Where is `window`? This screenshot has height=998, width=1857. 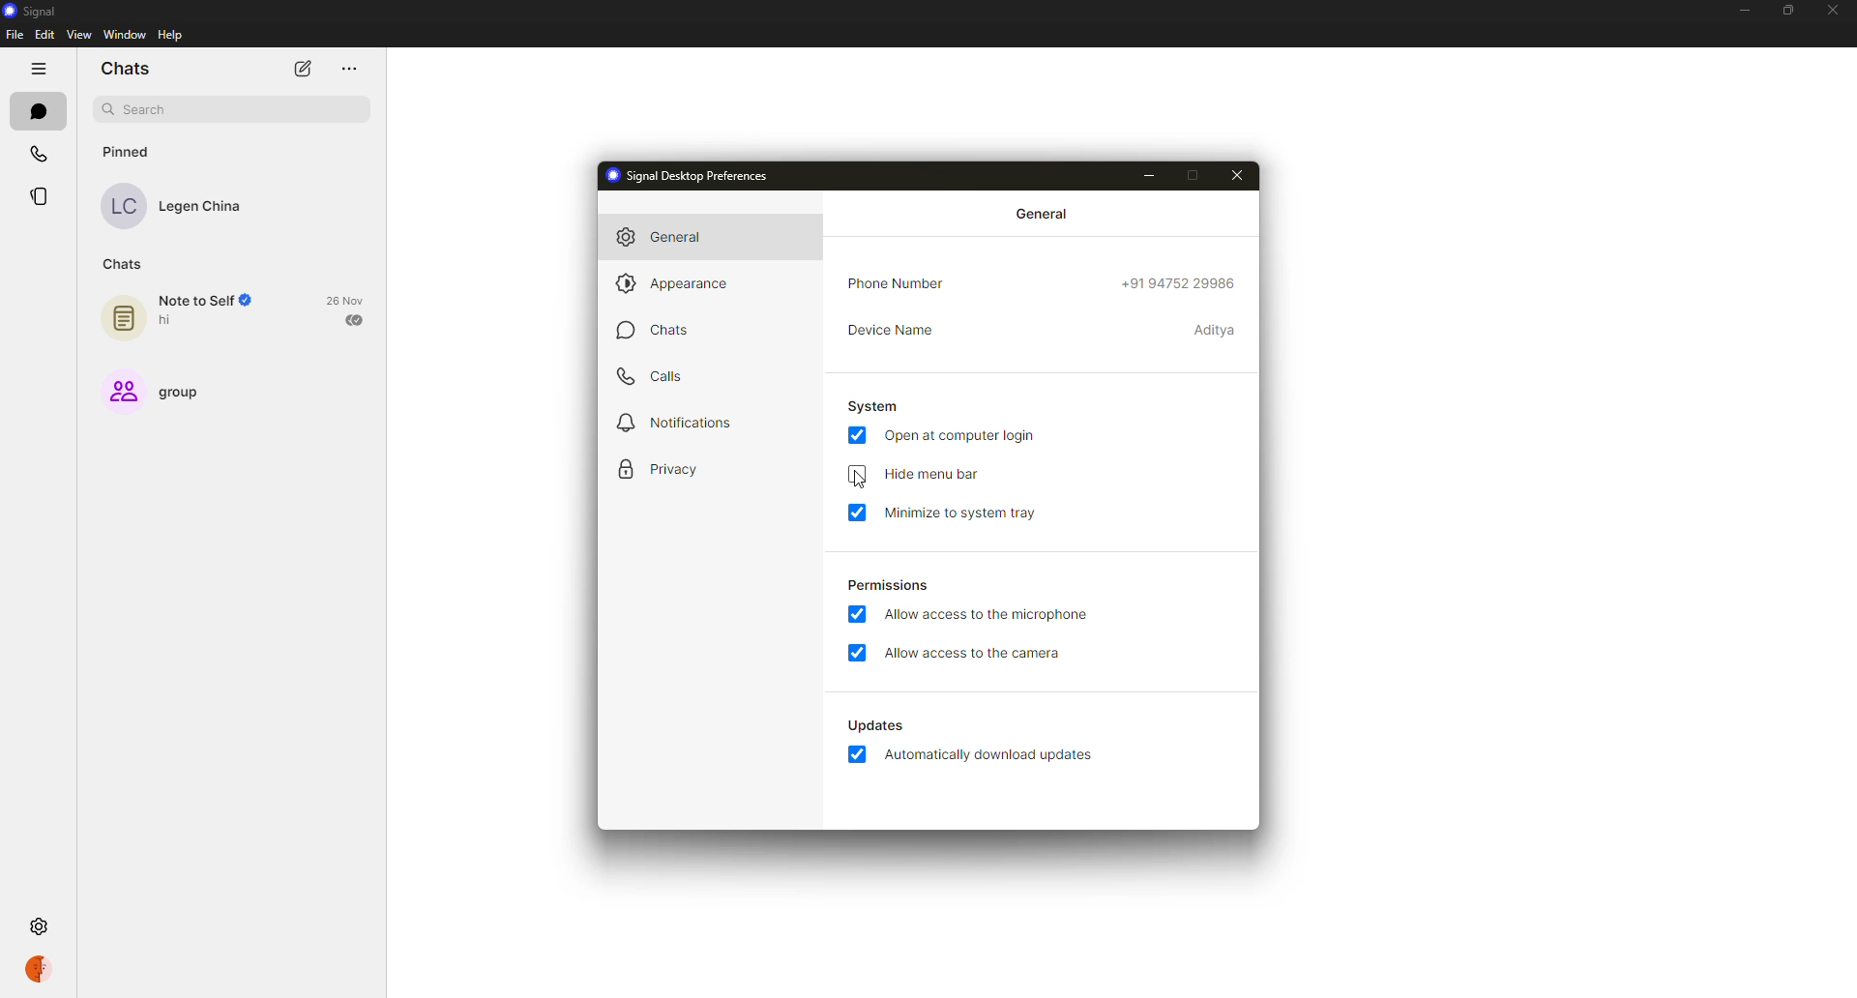 window is located at coordinates (124, 35).